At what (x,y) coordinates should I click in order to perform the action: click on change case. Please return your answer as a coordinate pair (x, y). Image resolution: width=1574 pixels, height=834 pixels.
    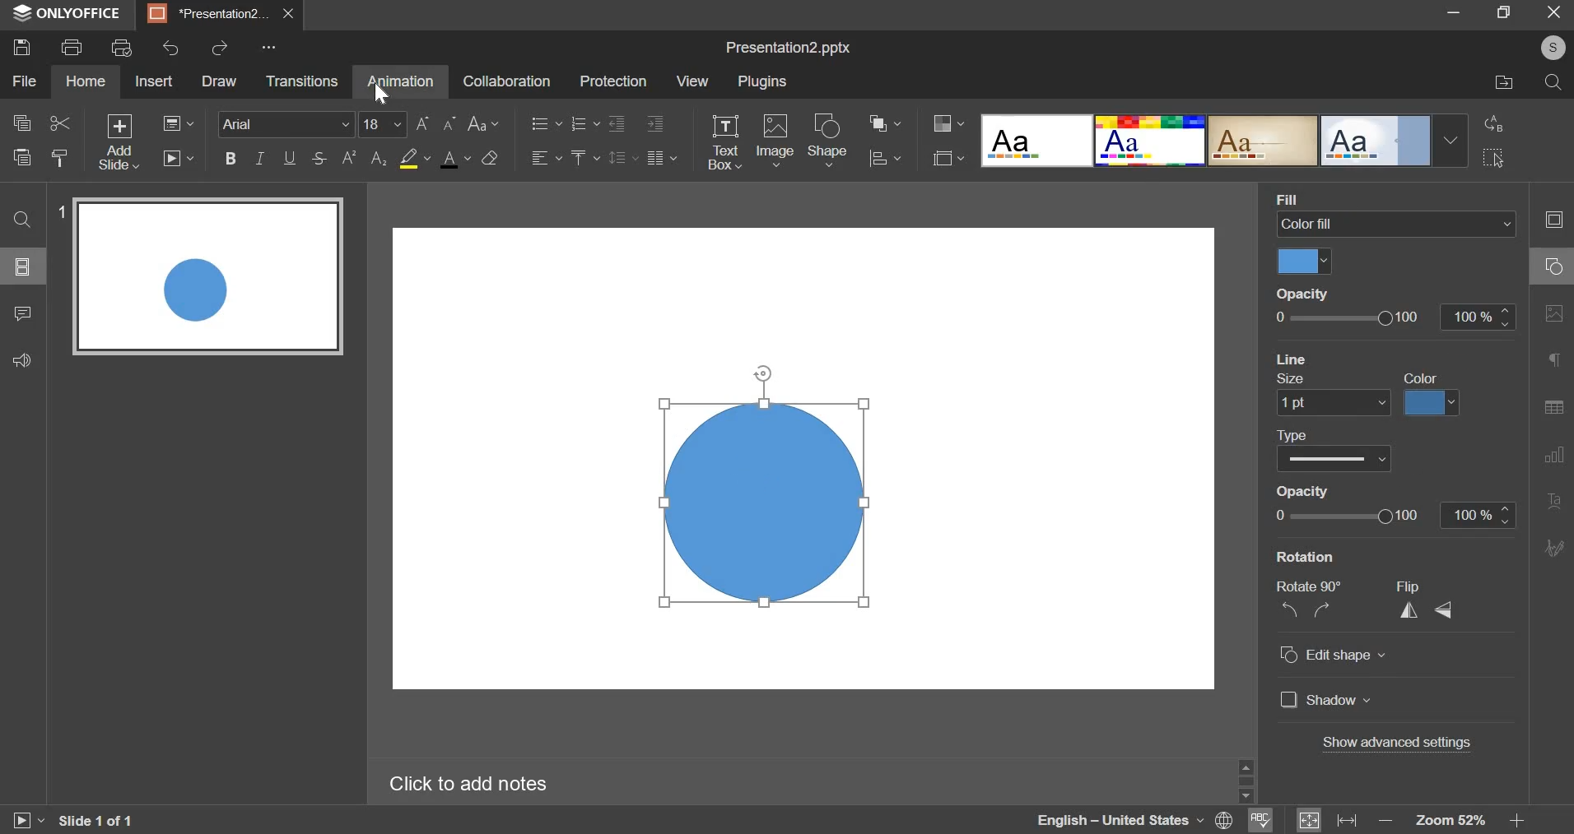
    Looking at the image, I should click on (483, 123).